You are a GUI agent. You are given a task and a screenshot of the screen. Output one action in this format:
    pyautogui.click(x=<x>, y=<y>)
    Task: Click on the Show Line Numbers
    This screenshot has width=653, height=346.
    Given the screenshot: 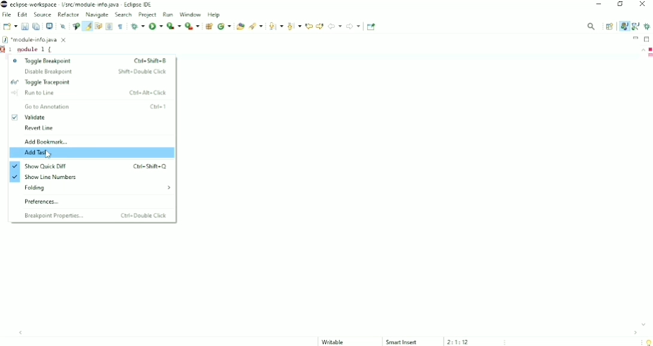 What is the action you would take?
    pyautogui.click(x=48, y=177)
    